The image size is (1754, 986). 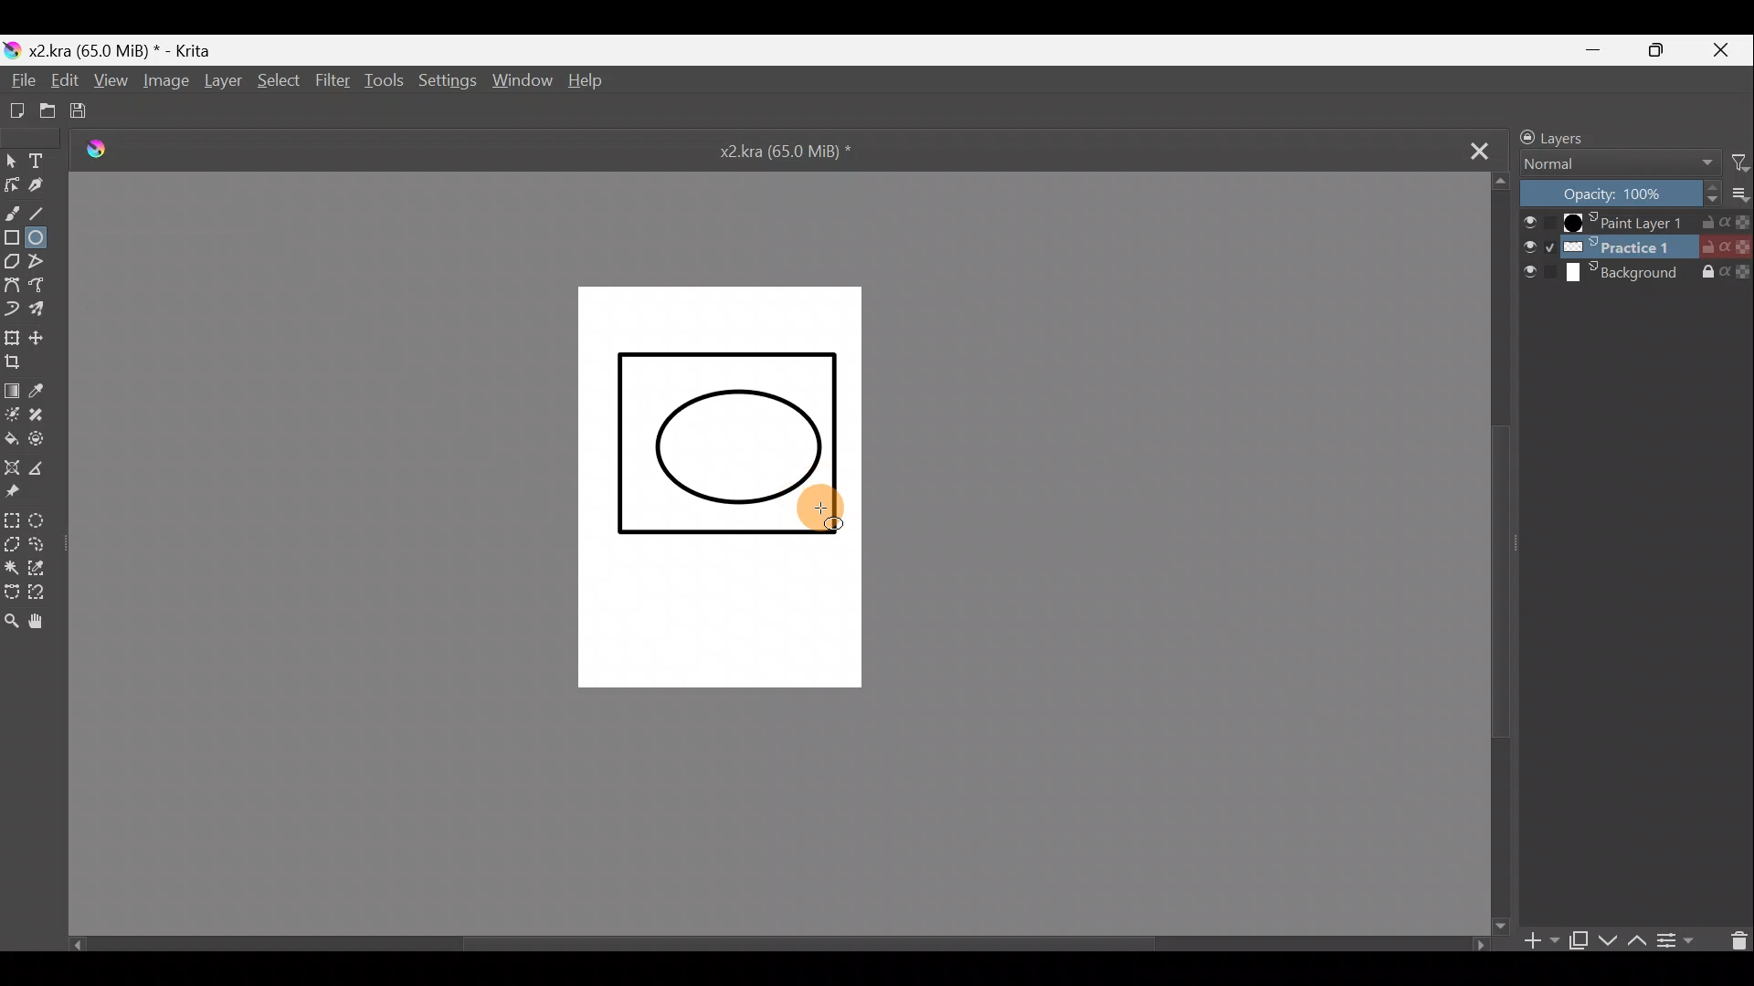 What do you see at coordinates (826, 511) in the screenshot?
I see `Cursor` at bounding box center [826, 511].